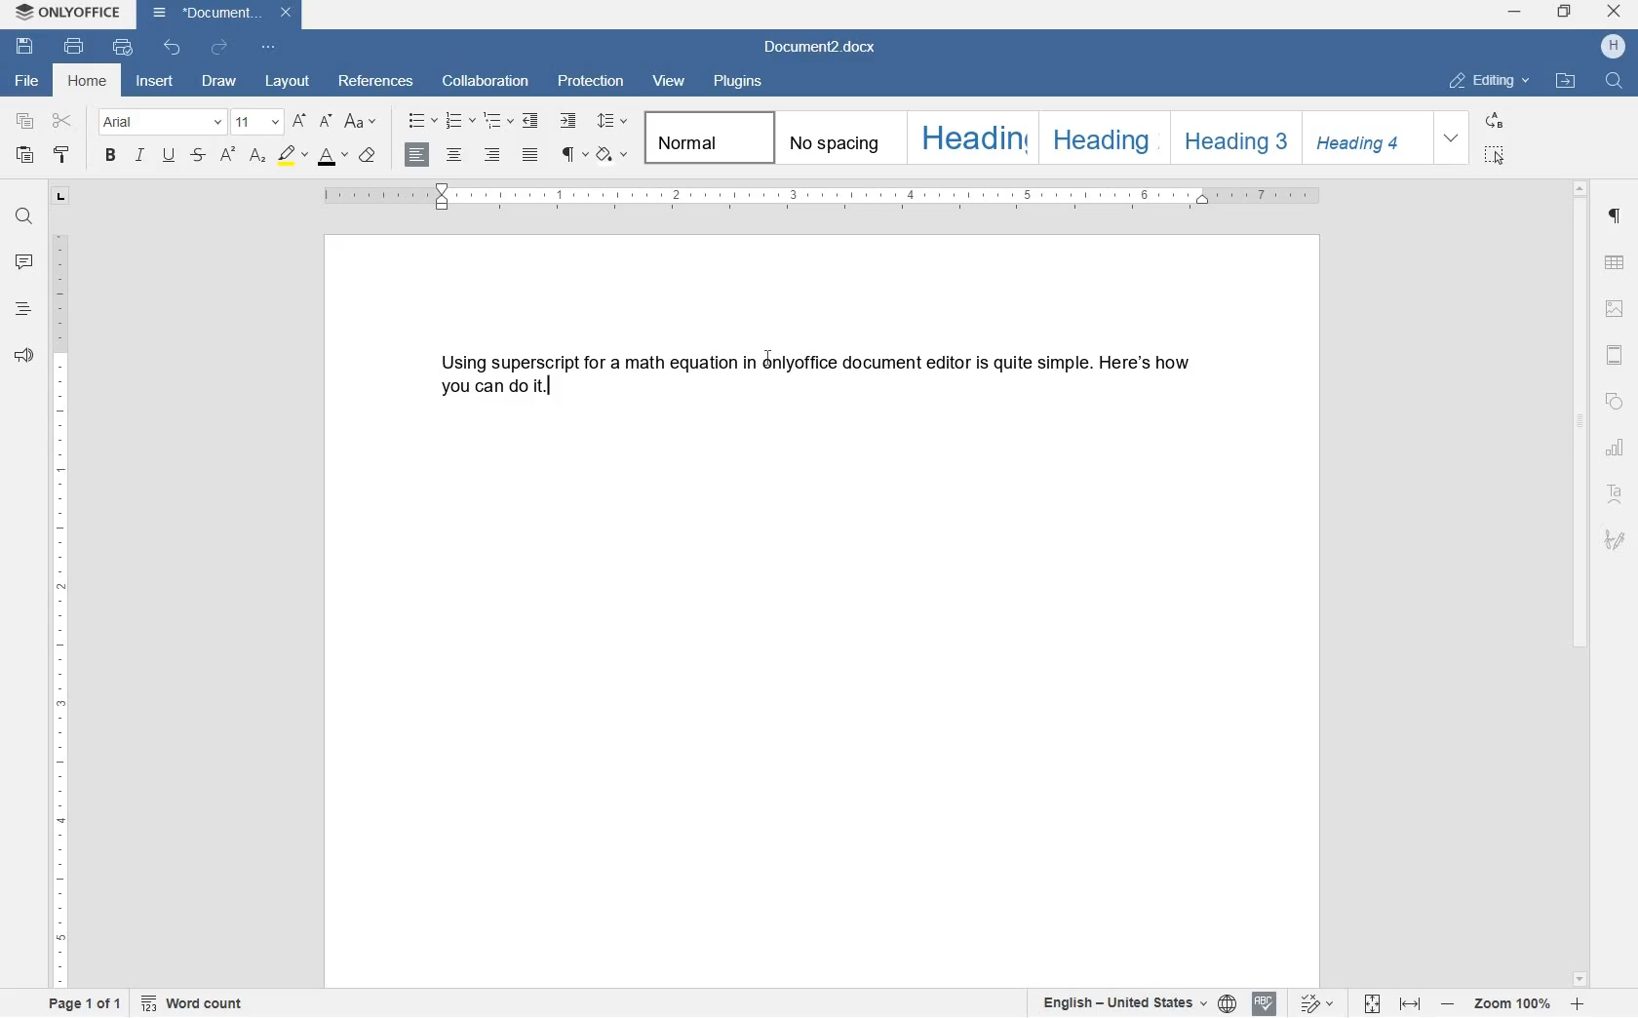 The height and width of the screenshot is (1018, 1638). I want to click on subscript, so click(256, 157).